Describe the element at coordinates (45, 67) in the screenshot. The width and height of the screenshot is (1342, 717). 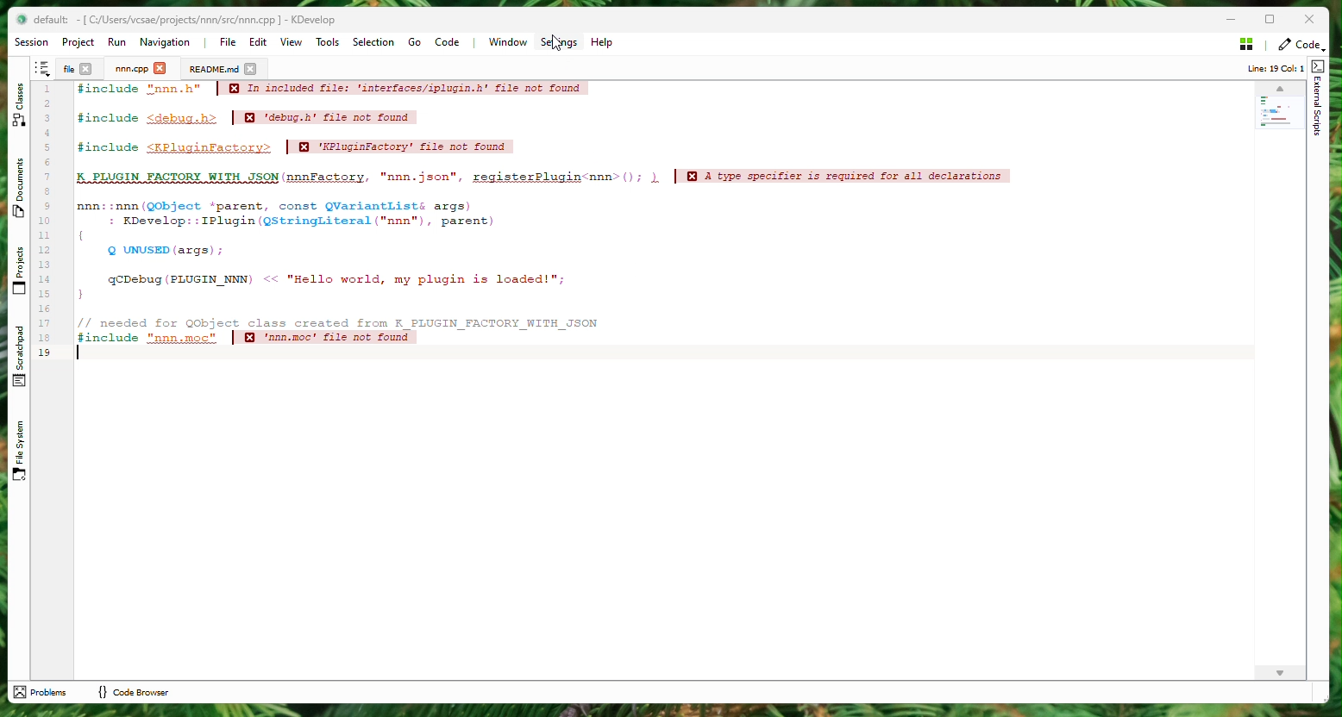
I see `Shortcut` at that location.